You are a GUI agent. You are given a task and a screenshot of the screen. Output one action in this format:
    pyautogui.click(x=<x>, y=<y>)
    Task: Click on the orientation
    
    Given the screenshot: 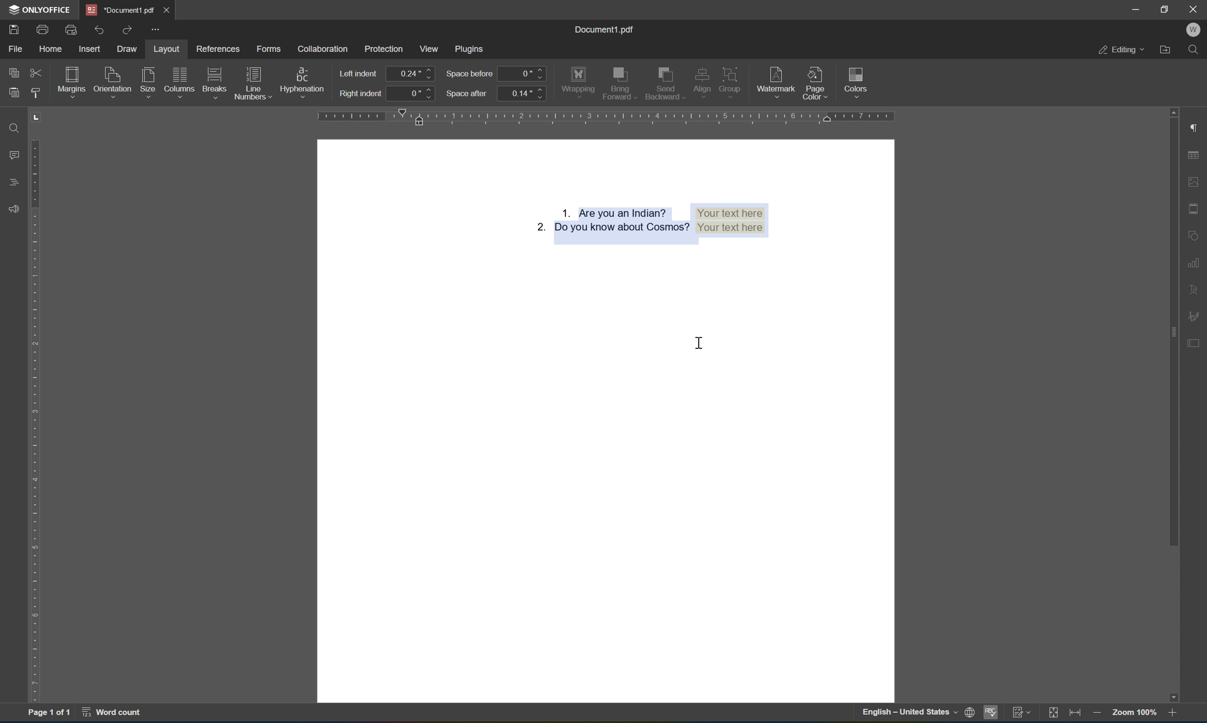 What is the action you would take?
    pyautogui.click(x=112, y=80)
    